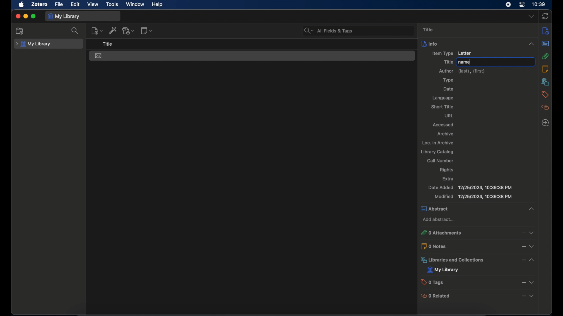  What do you see at coordinates (545, 69) in the screenshot?
I see `notes` at bounding box center [545, 69].